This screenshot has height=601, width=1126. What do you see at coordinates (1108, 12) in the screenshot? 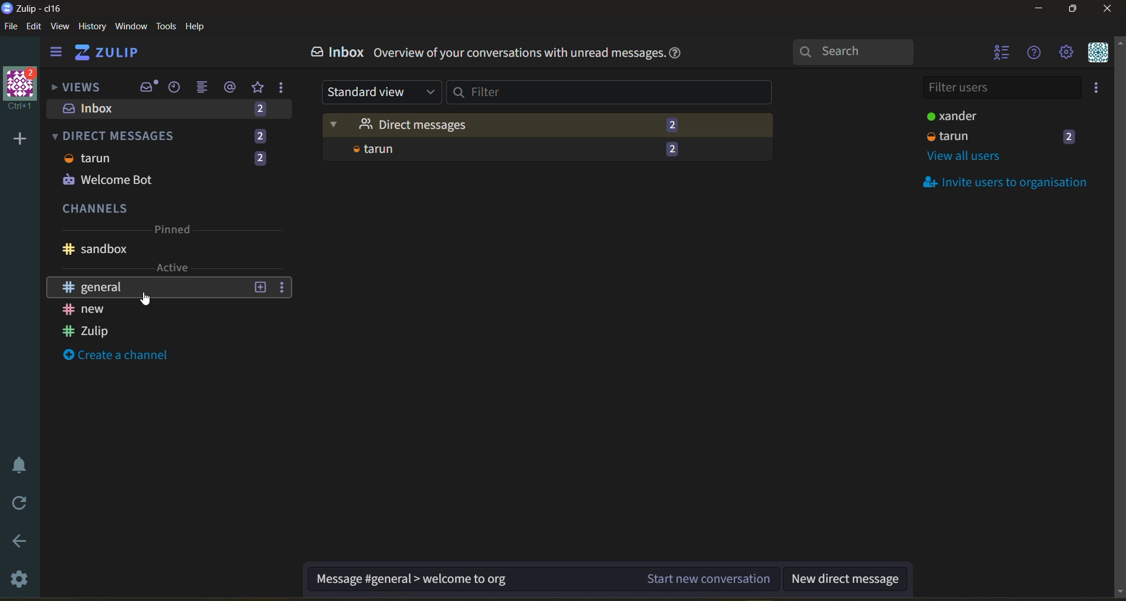
I see `close` at bounding box center [1108, 12].